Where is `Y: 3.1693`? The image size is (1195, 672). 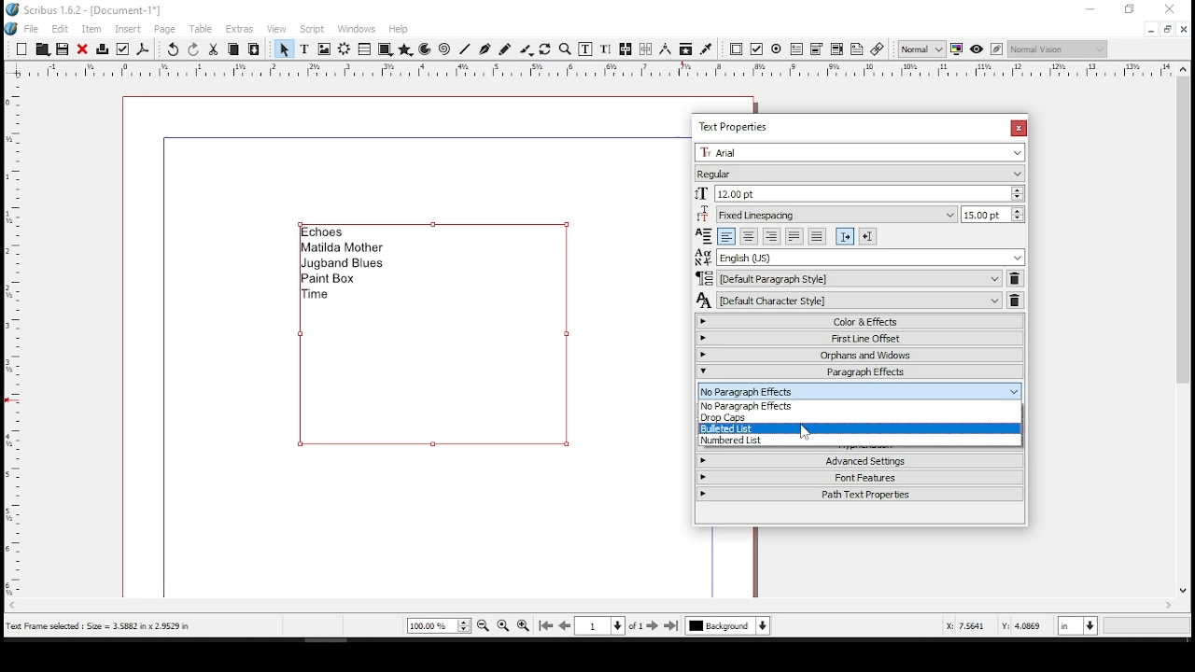
Y: 3.1693 is located at coordinates (1022, 626).